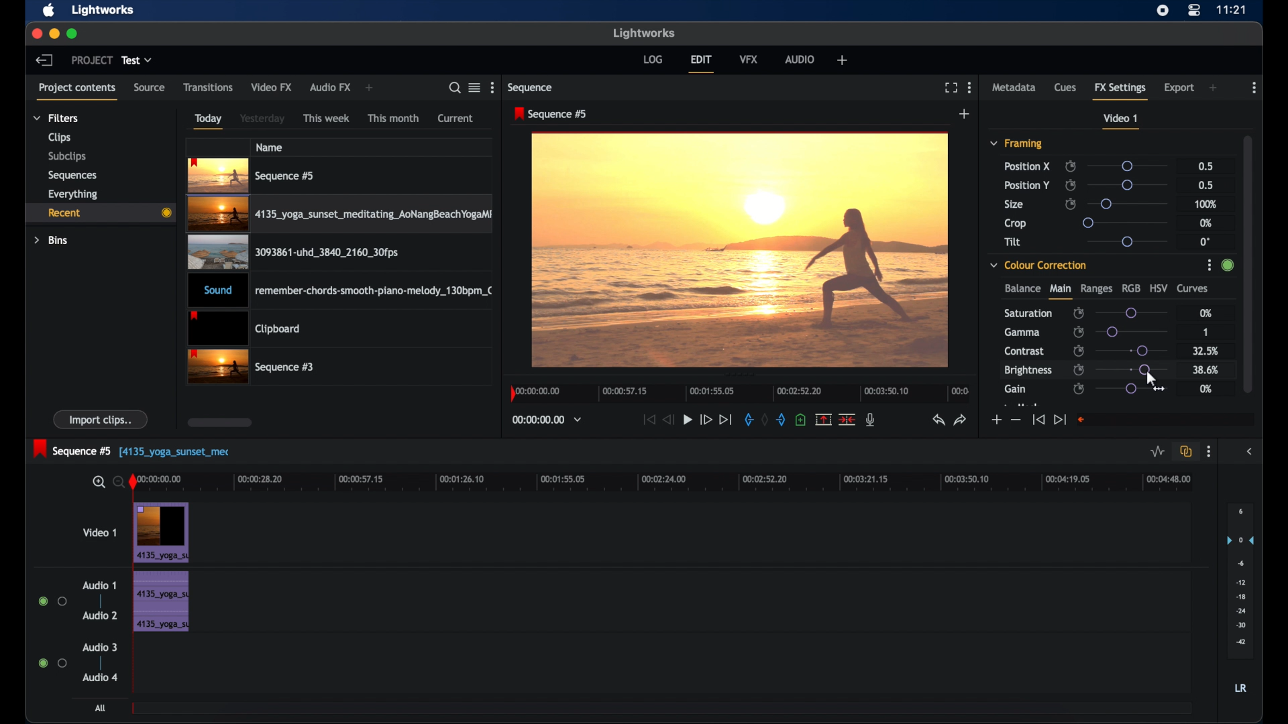 The height and width of the screenshot is (724, 1288). I want to click on slider, so click(1128, 185).